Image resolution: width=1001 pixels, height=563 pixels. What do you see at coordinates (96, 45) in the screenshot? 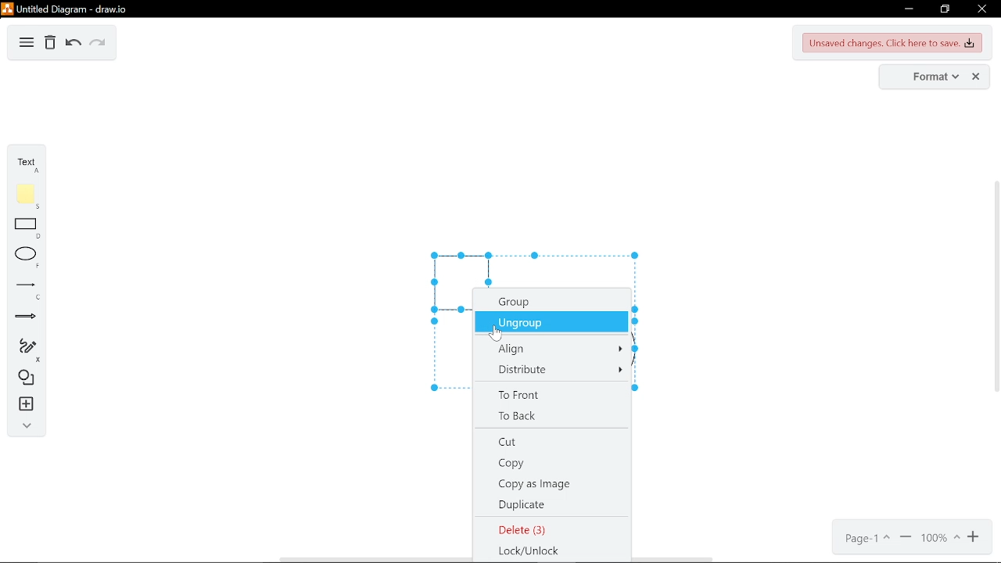
I see `redo` at bounding box center [96, 45].